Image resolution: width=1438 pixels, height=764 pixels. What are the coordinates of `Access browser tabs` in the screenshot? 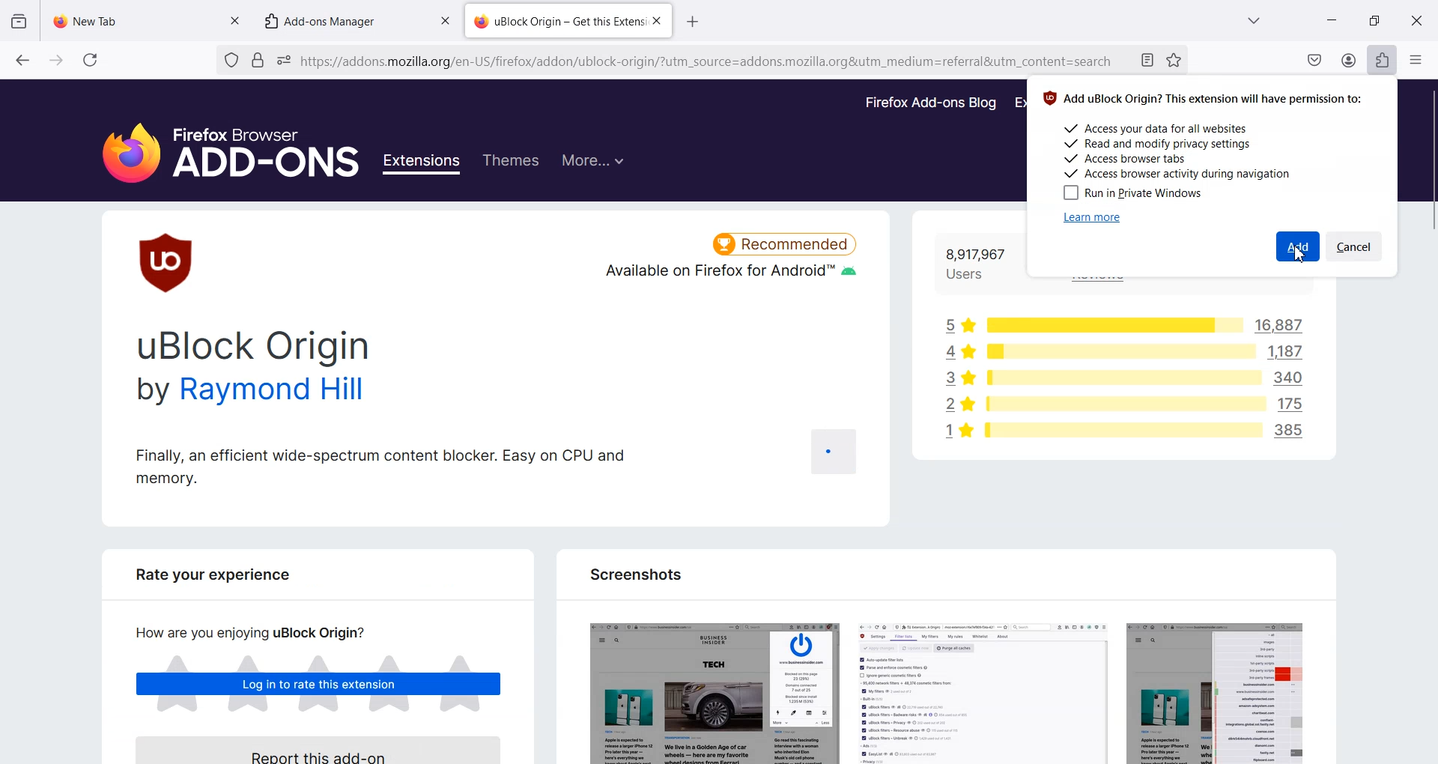 It's located at (1128, 157).